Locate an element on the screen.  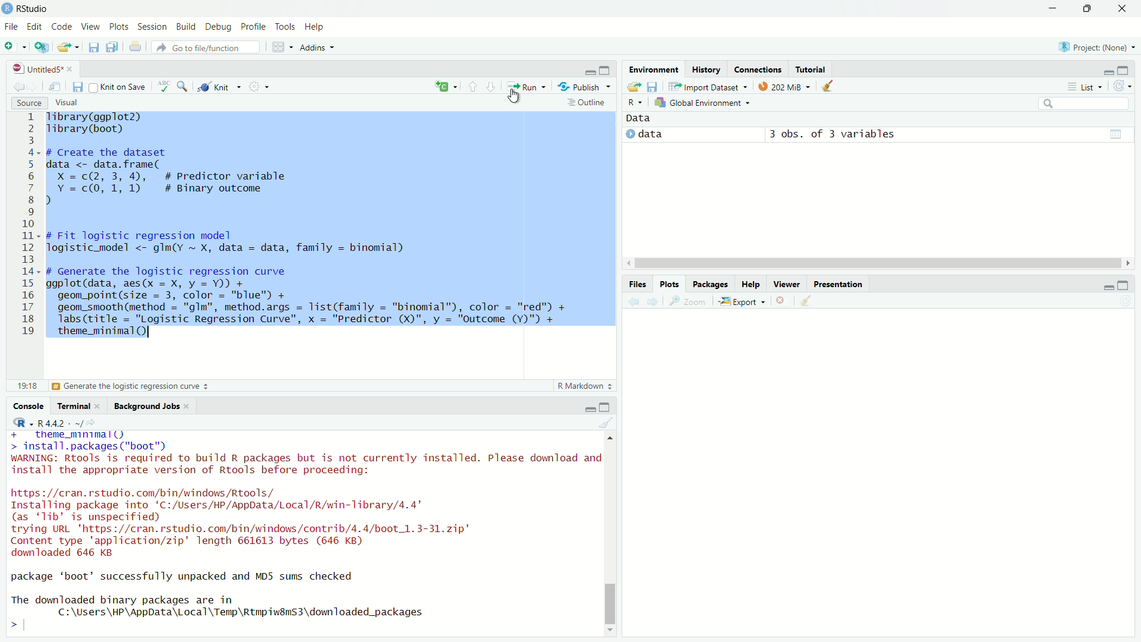
Workspace panes is located at coordinates (281, 46).